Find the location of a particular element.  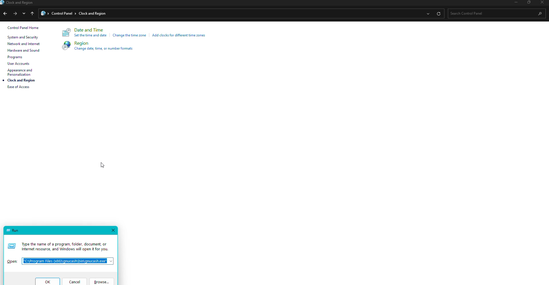

Information is located at coordinates (60, 244).